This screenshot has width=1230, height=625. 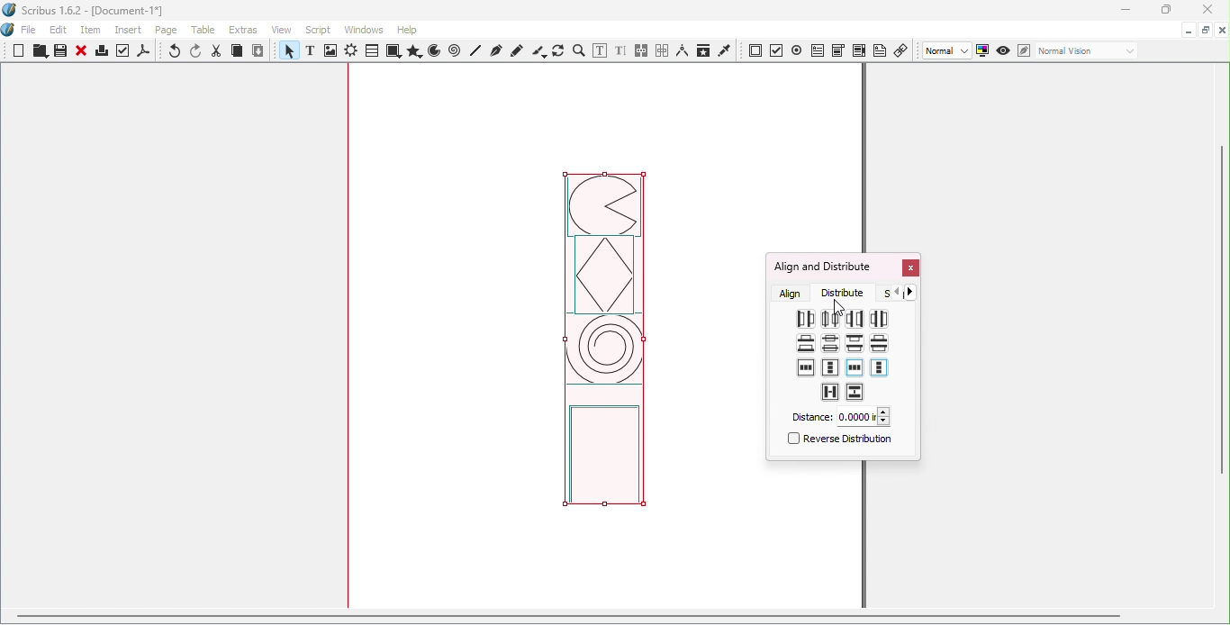 I want to click on Print, so click(x=101, y=53).